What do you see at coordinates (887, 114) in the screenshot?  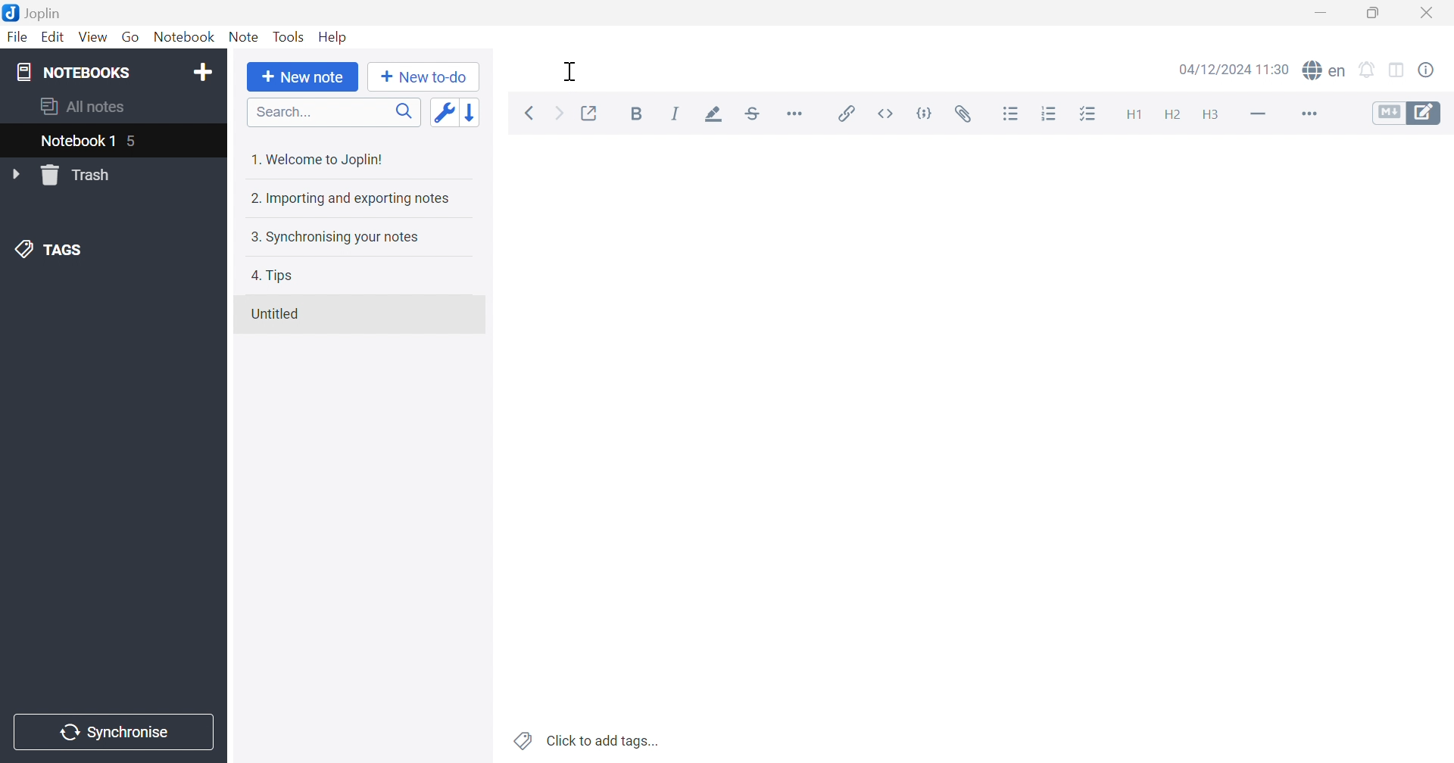 I see `inline code` at bounding box center [887, 114].